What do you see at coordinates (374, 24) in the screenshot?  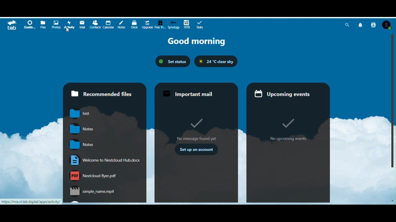 I see `Contact` at bounding box center [374, 24].